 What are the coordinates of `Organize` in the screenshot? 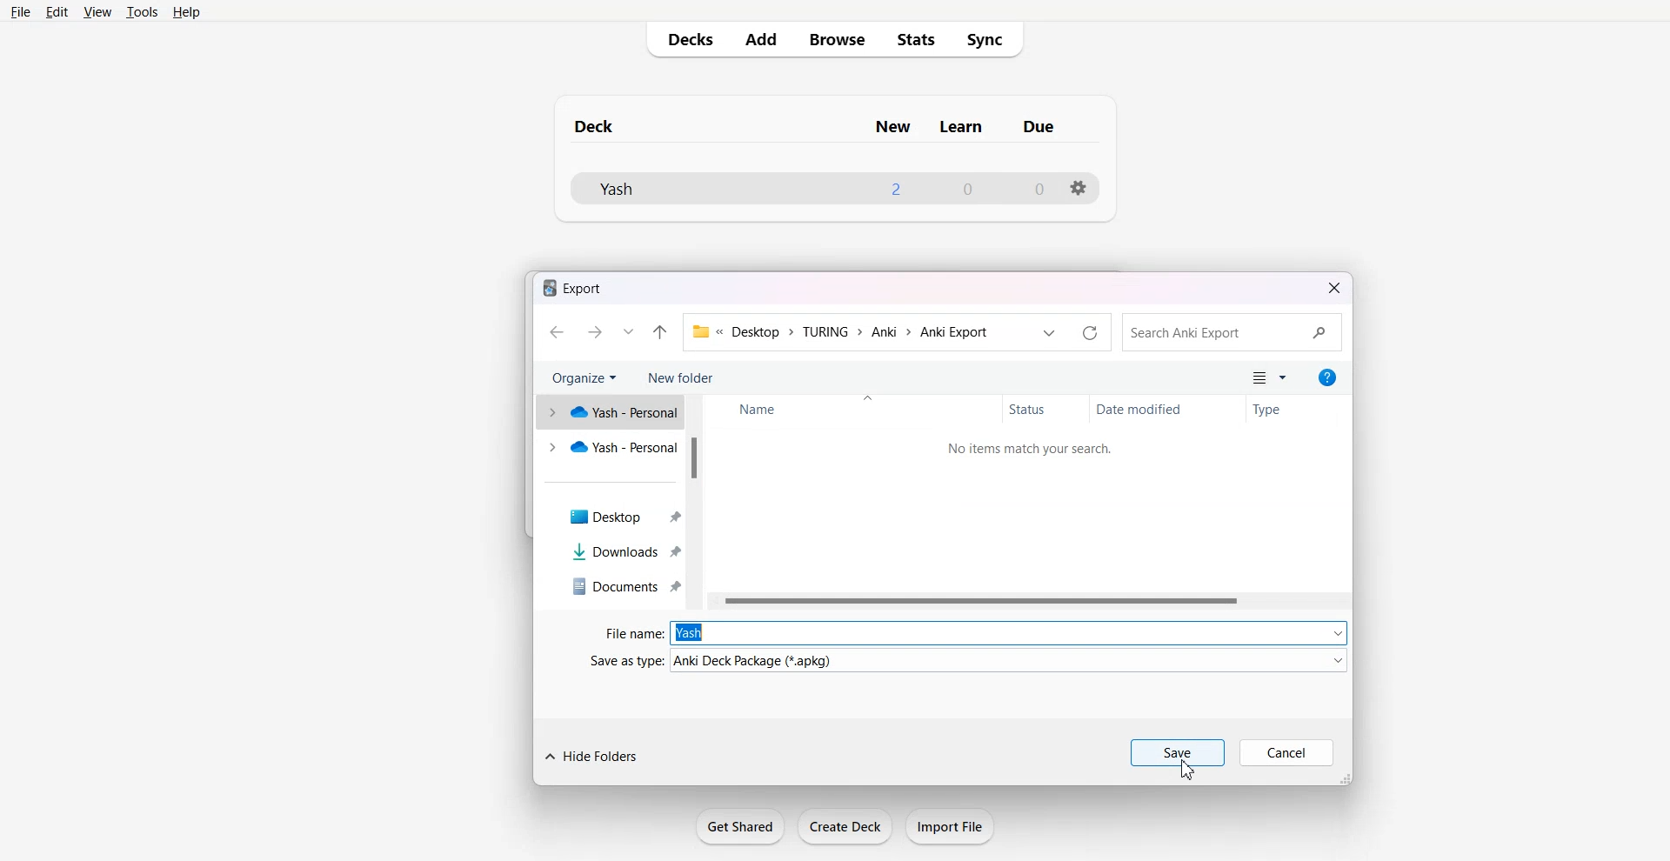 It's located at (585, 377).